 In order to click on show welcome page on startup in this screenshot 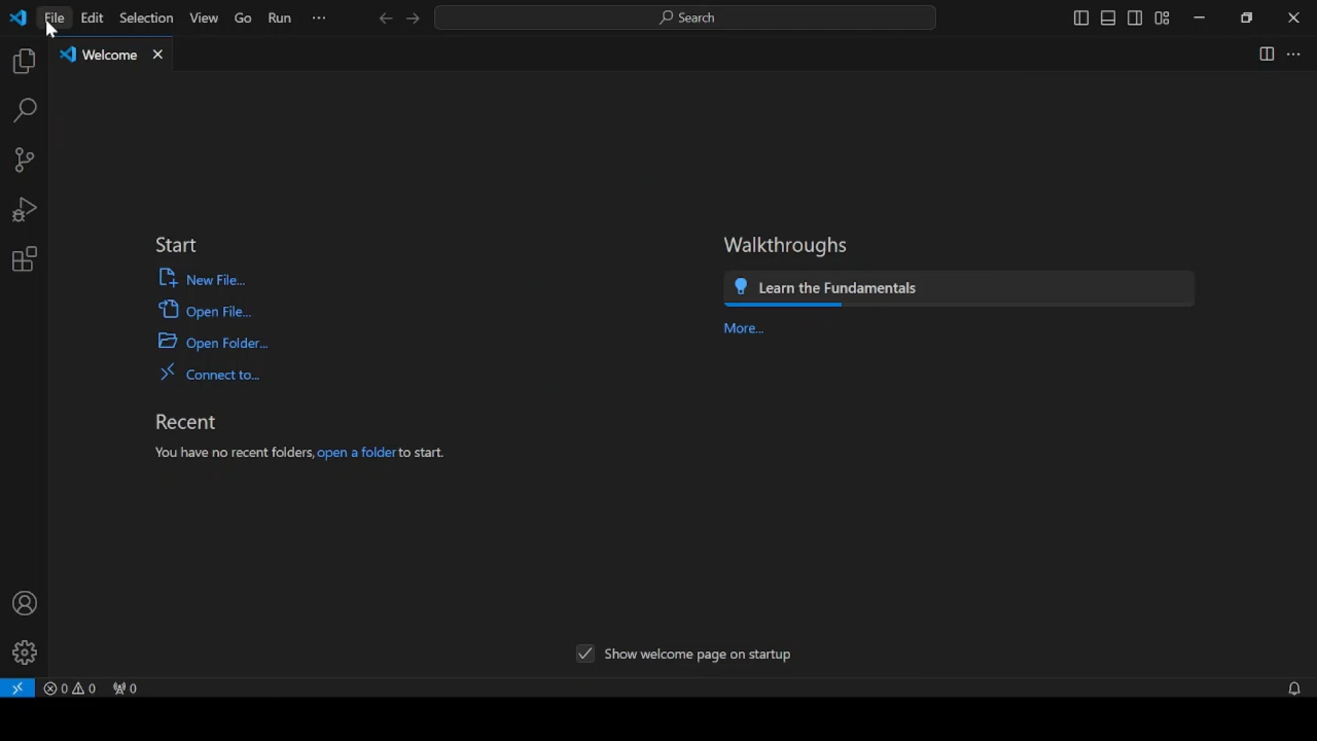, I will do `click(700, 655)`.